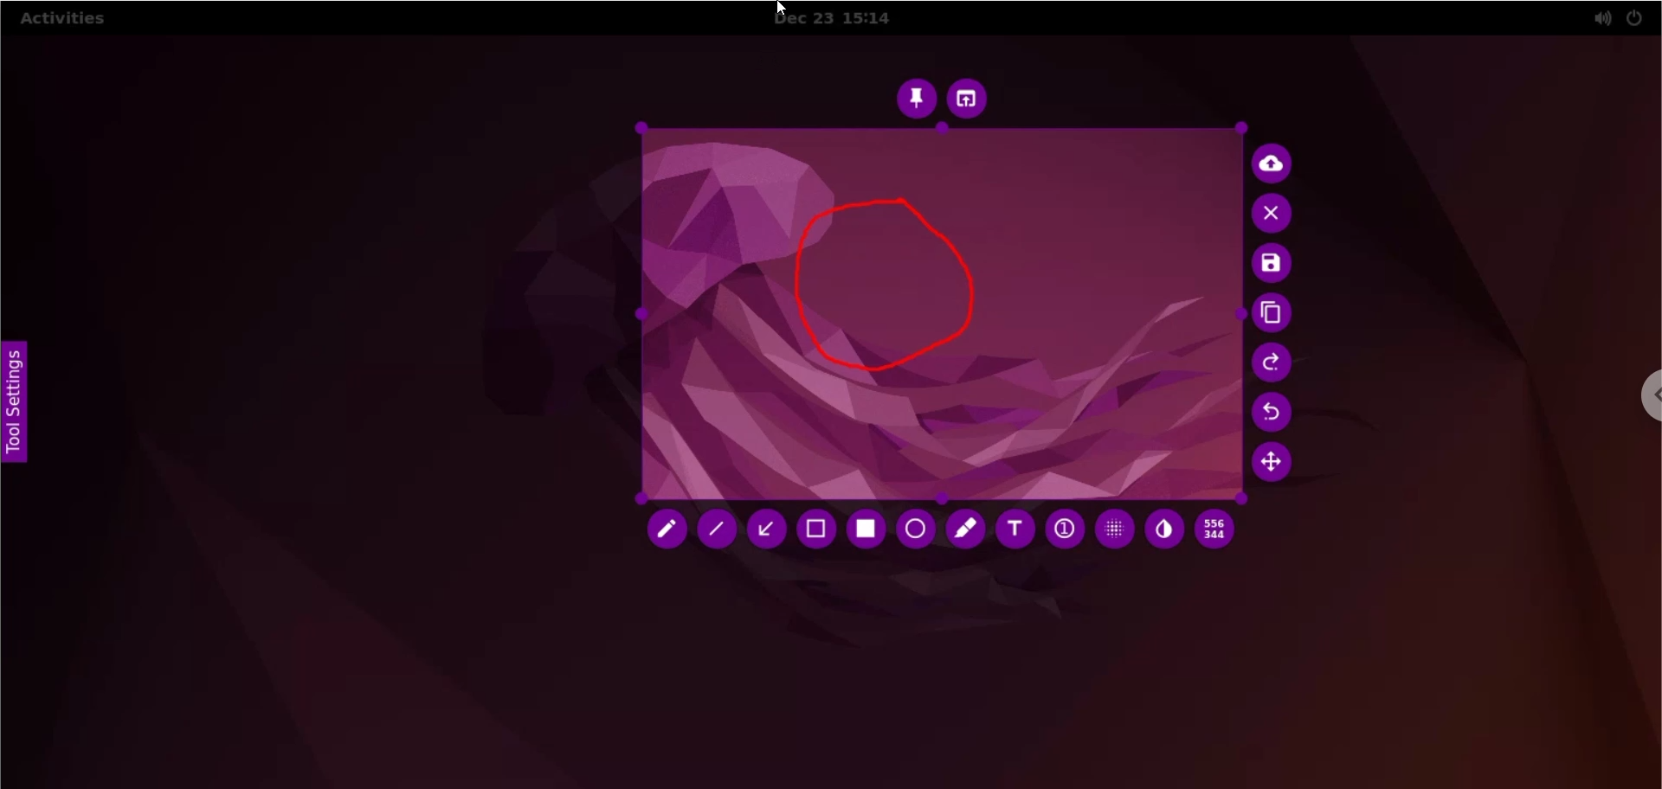  I want to click on pin, so click(915, 99).